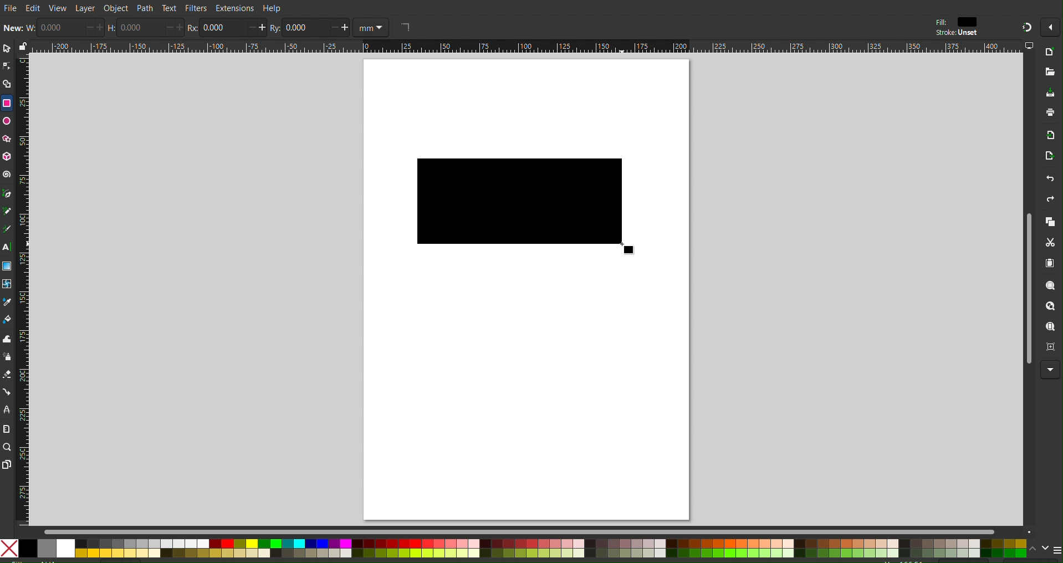  I want to click on New, so click(1050, 53).